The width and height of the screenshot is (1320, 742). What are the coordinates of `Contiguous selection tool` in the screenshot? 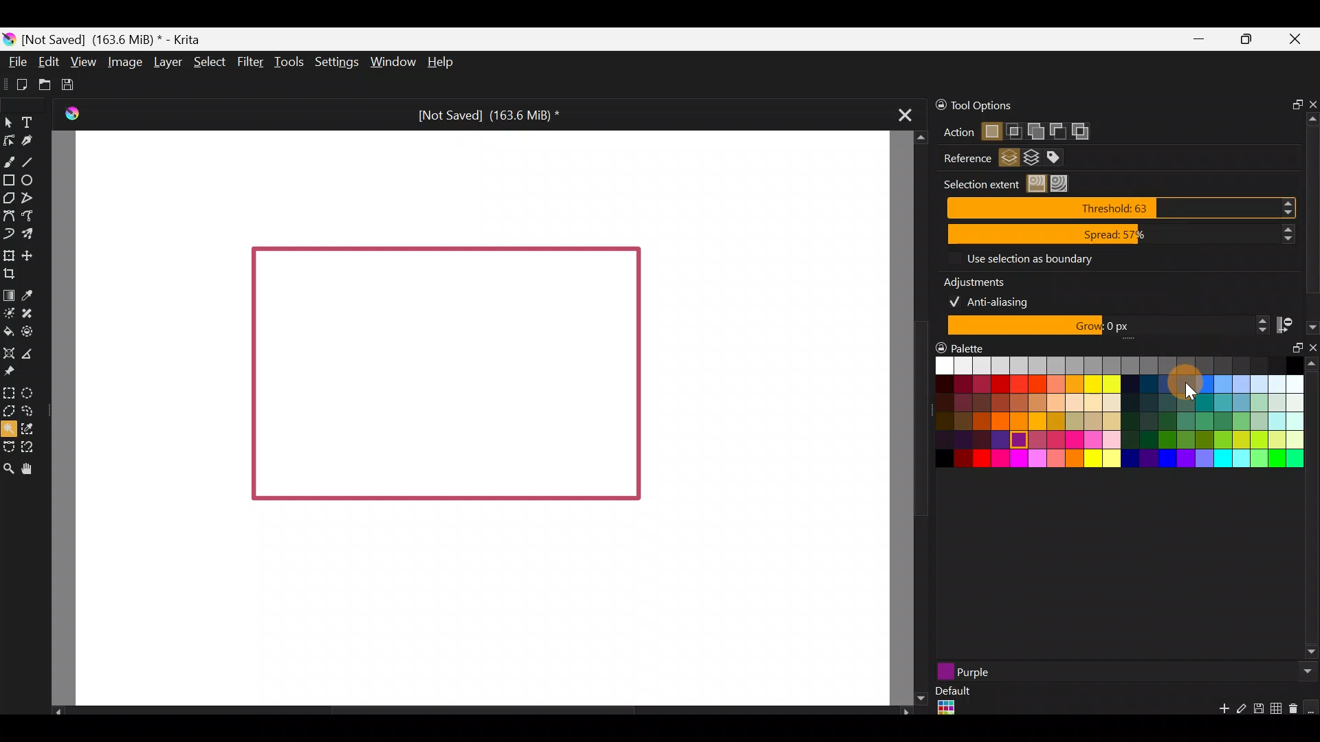 It's located at (10, 429).